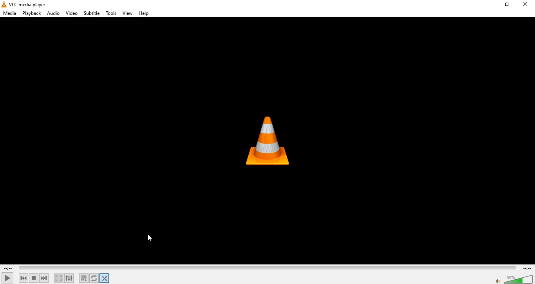 This screenshot has height=284, width=535. What do you see at coordinates (519, 278) in the screenshot?
I see `volume slider` at bounding box center [519, 278].